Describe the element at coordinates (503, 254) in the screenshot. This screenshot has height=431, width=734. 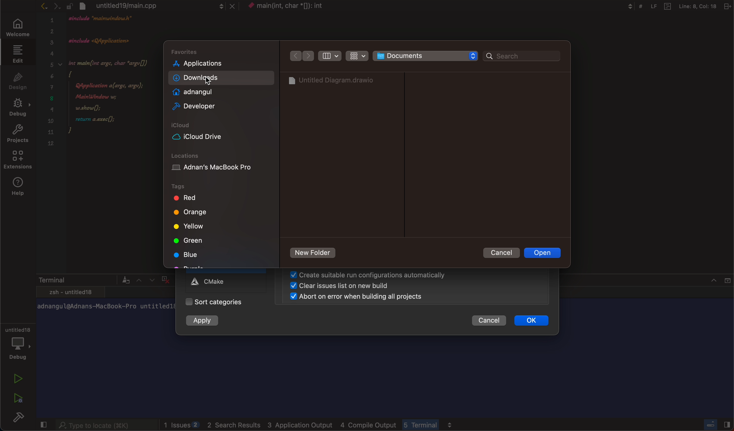
I see `cancel` at that location.